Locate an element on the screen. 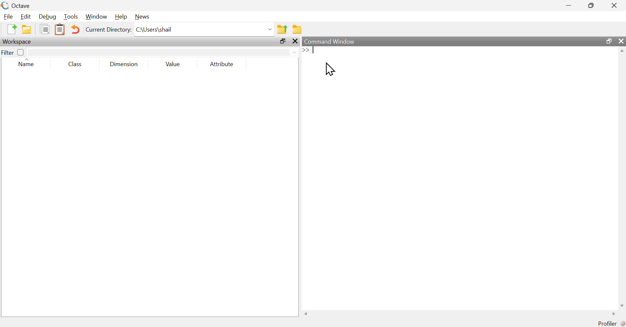 Image resolution: width=626 pixels, height=327 pixels. C:\Users\shail is located at coordinates (204, 29).